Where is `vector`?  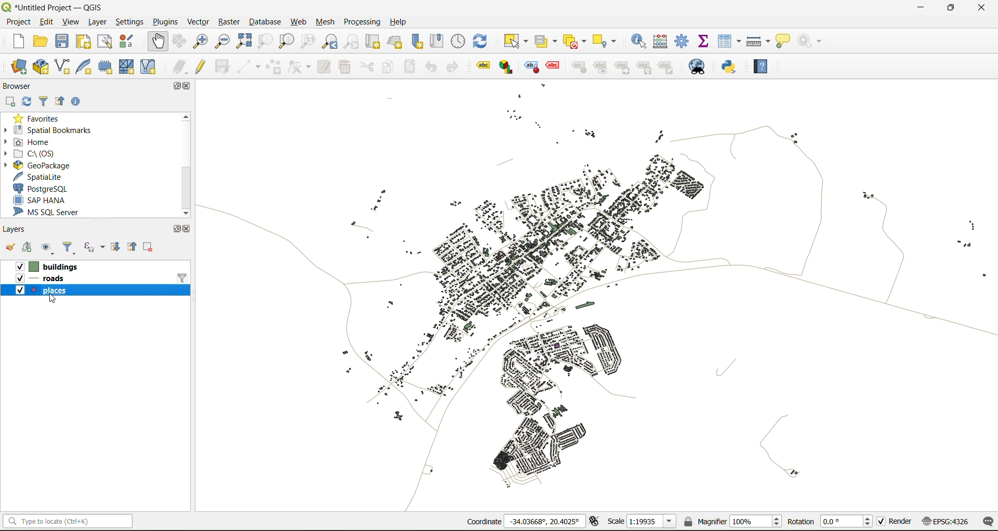
vector is located at coordinates (200, 22).